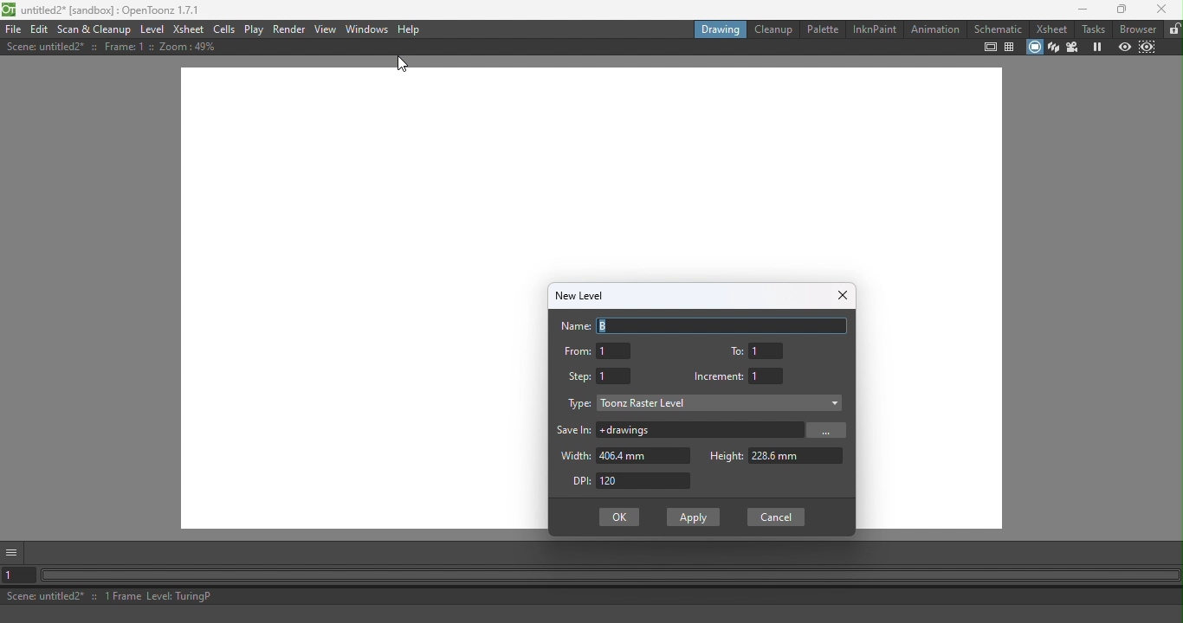 This screenshot has width=1183, height=623. I want to click on 1, so click(616, 376).